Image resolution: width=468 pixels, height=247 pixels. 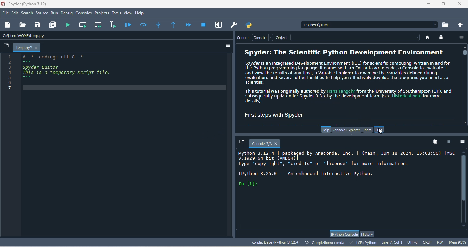 What do you see at coordinates (67, 14) in the screenshot?
I see `debug` at bounding box center [67, 14].